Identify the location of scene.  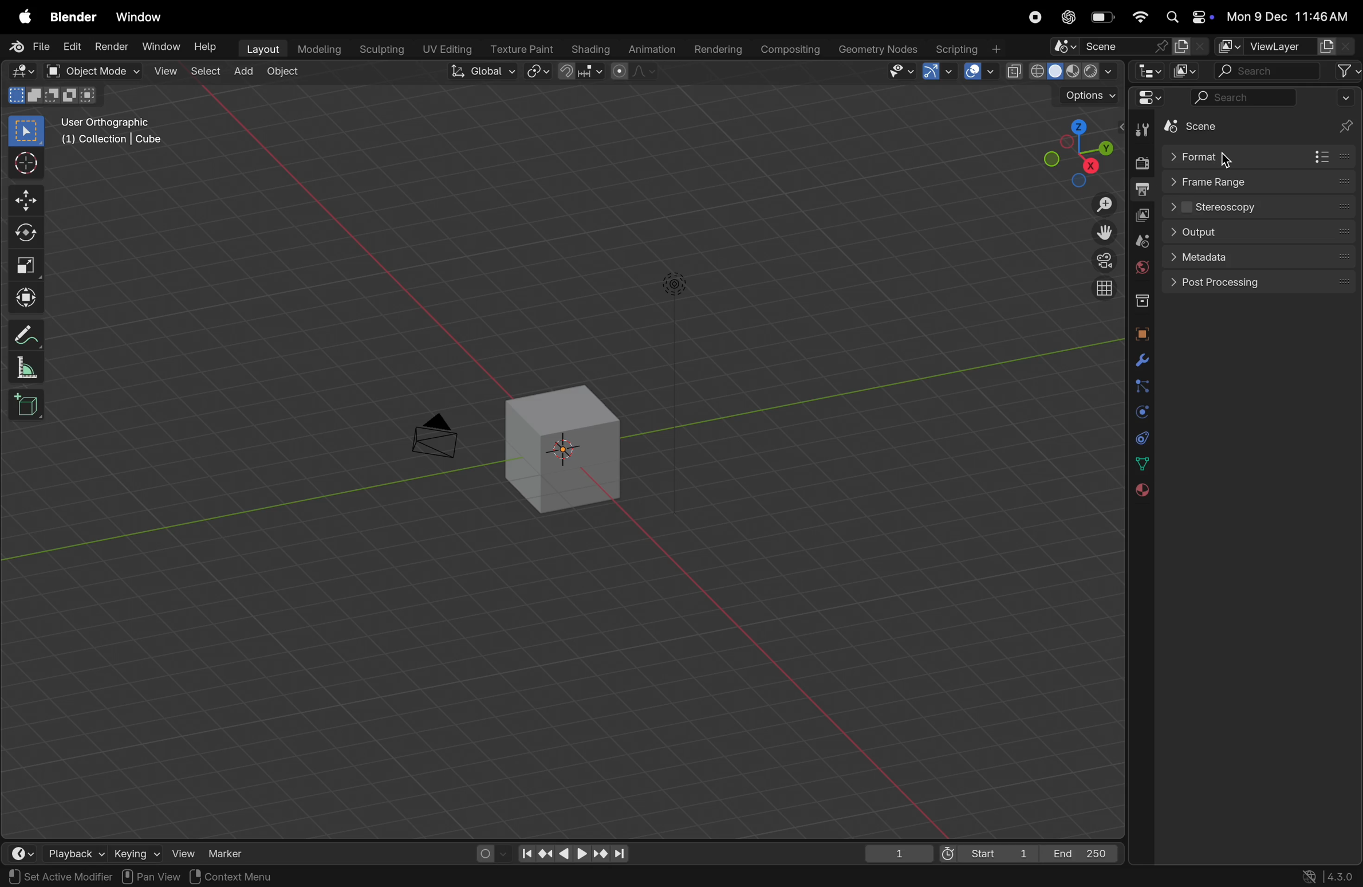
(1143, 240).